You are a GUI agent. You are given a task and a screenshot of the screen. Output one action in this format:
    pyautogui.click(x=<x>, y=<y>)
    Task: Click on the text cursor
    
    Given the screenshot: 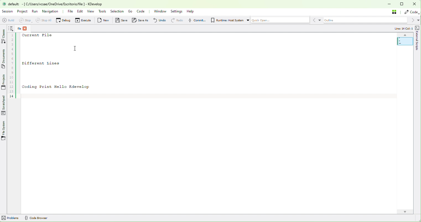 What is the action you would take?
    pyautogui.click(x=75, y=48)
    